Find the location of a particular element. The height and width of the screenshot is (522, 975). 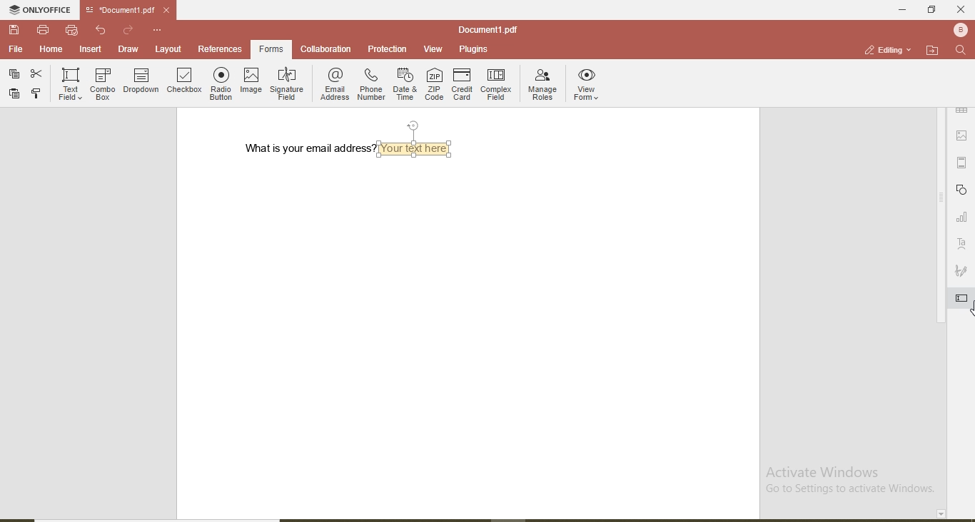

customise quick access toolbar is located at coordinates (158, 29).